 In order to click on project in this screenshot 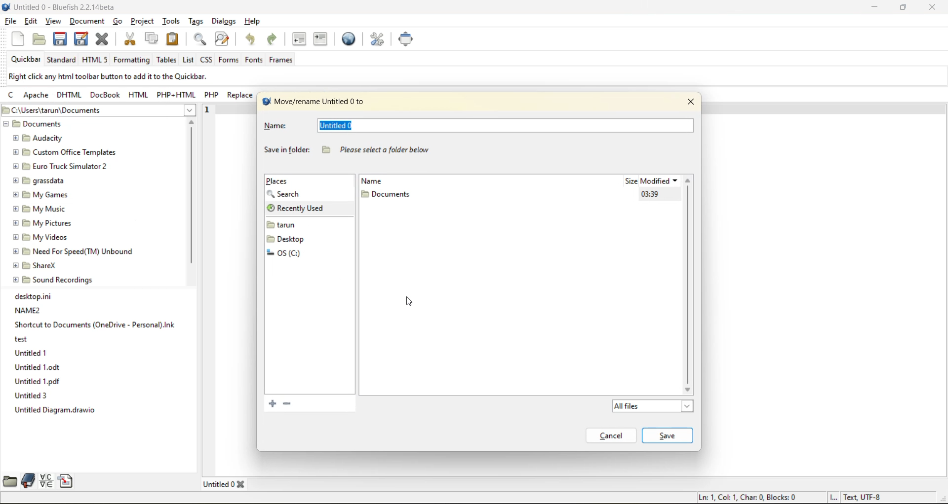, I will do `click(144, 22)`.